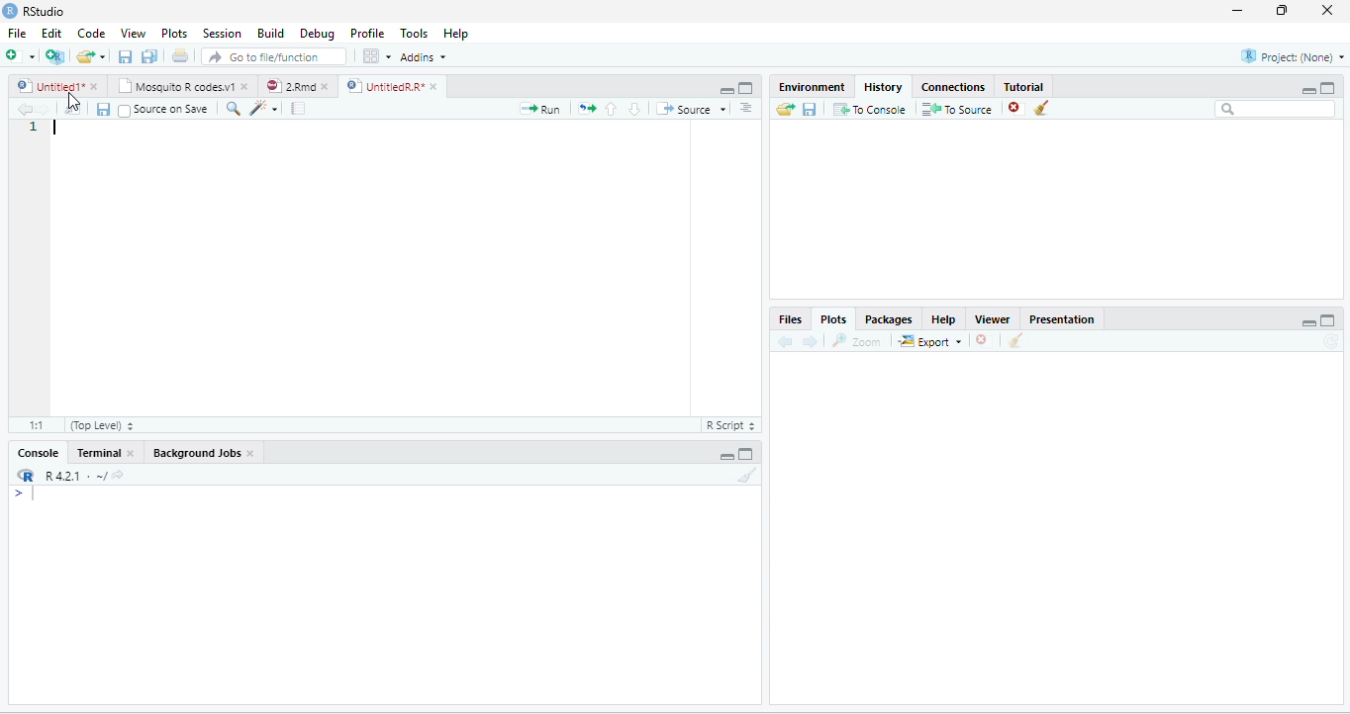  I want to click on Remove the selected history entries, so click(1016, 109).